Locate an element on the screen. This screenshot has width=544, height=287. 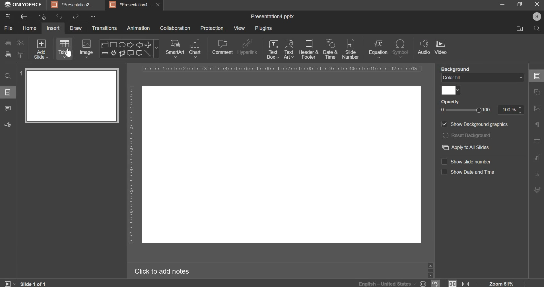
shapes is located at coordinates (129, 49).